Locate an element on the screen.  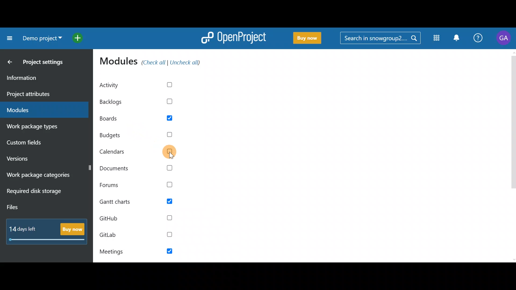
Buy now is located at coordinates (308, 39).